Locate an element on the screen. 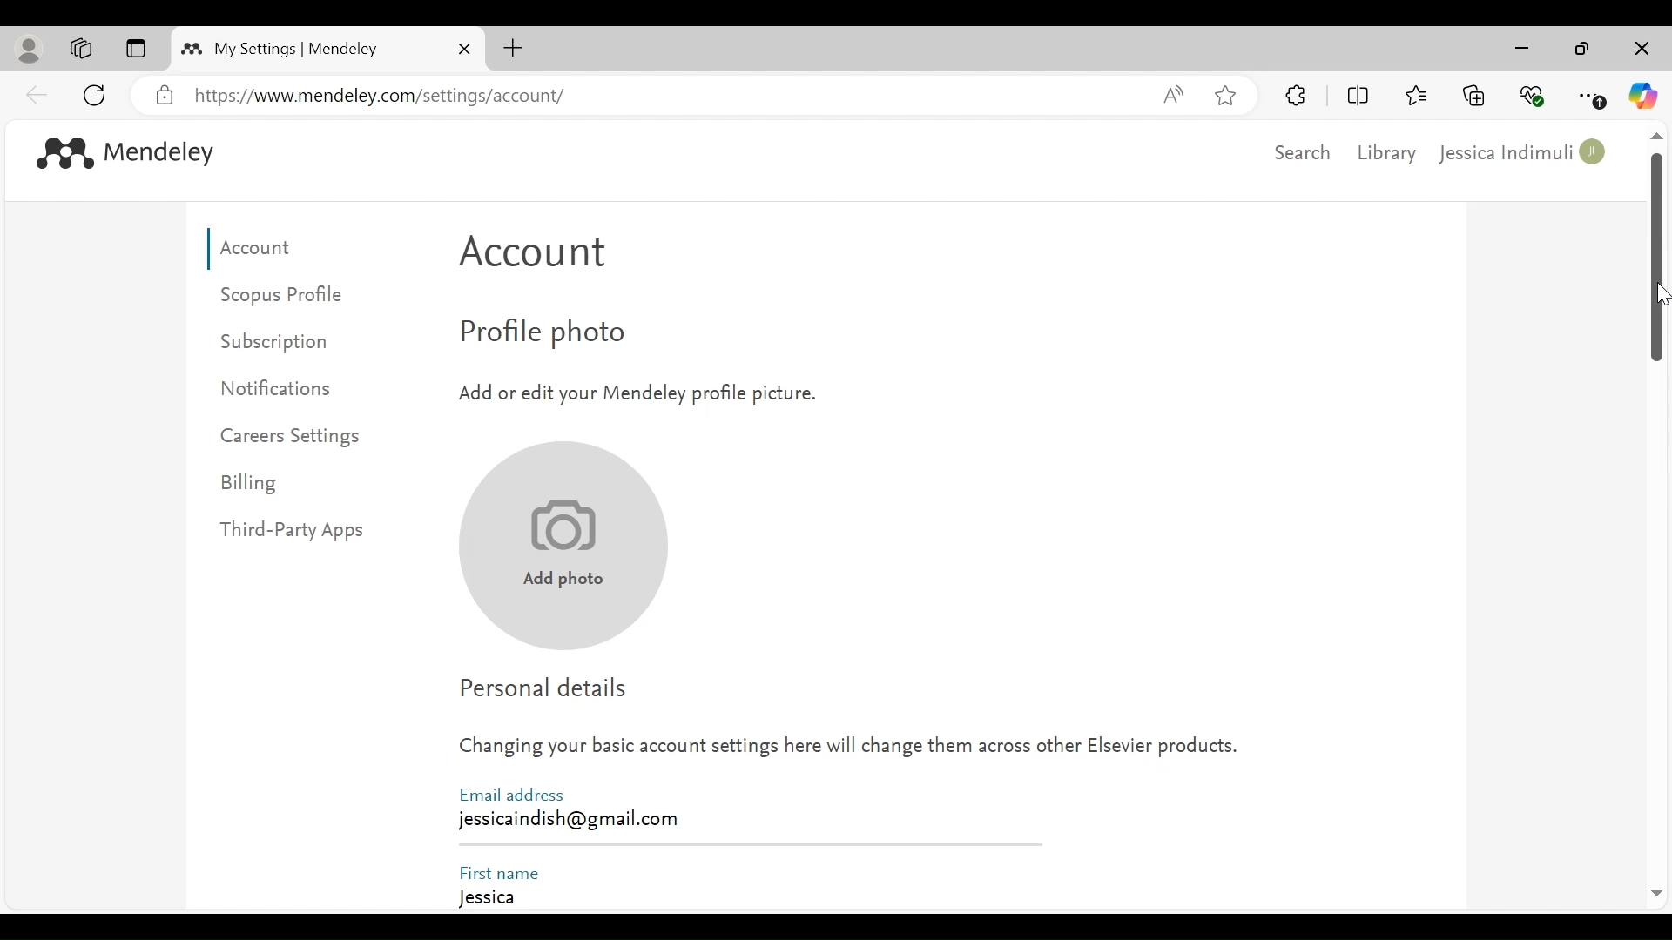 The image size is (1672, 940). jessical indimuli is located at coordinates (1524, 154).